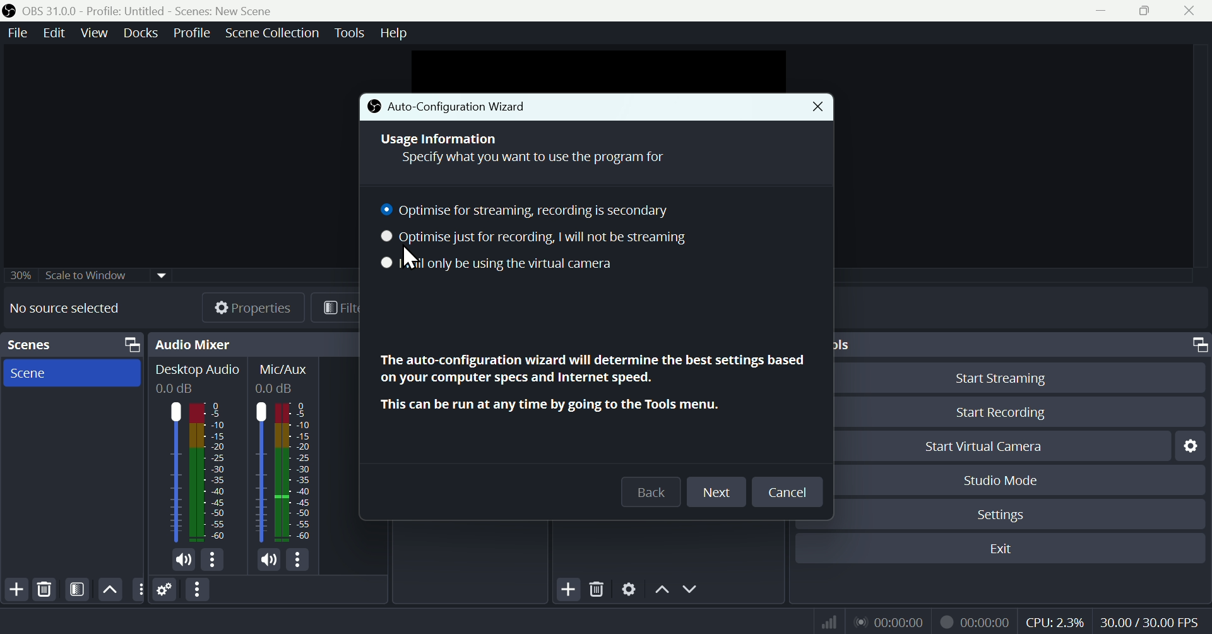 This screenshot has width=1212, height=634. What do you see at coordinates (165, 589) in the screenshot?
I see `Settings` at bounding box center [165, 589].